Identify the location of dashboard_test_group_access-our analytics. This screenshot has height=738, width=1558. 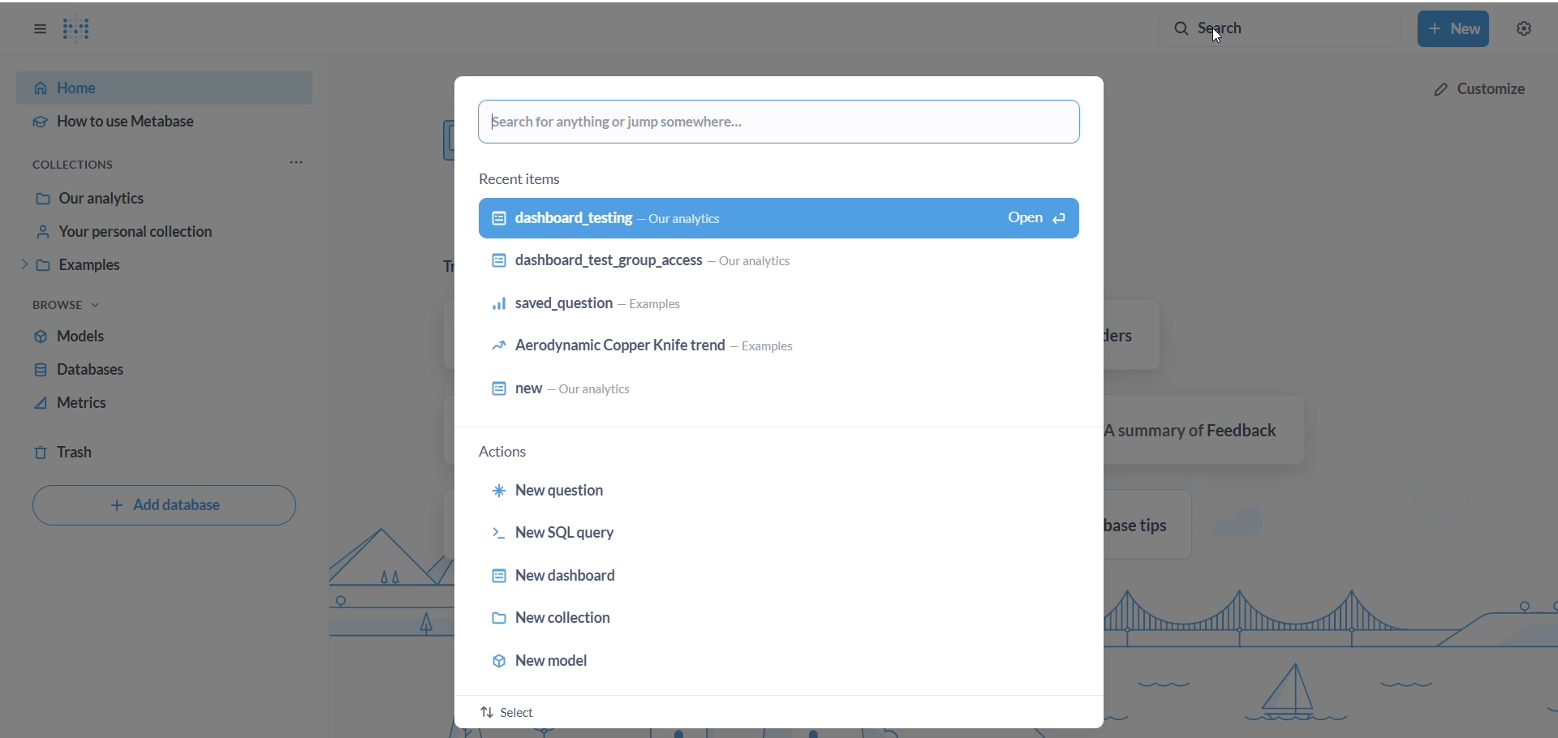
(768, 266).